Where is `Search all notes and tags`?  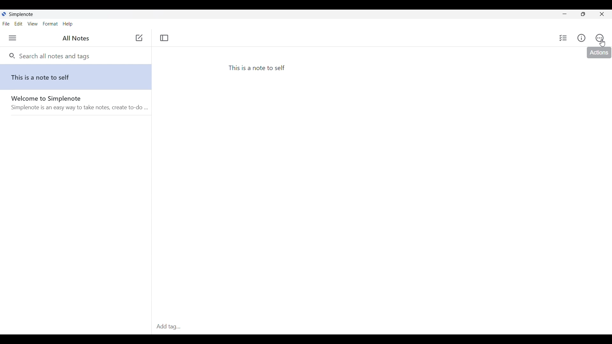 Search all notes and tags is located at coordinates (54, 55).